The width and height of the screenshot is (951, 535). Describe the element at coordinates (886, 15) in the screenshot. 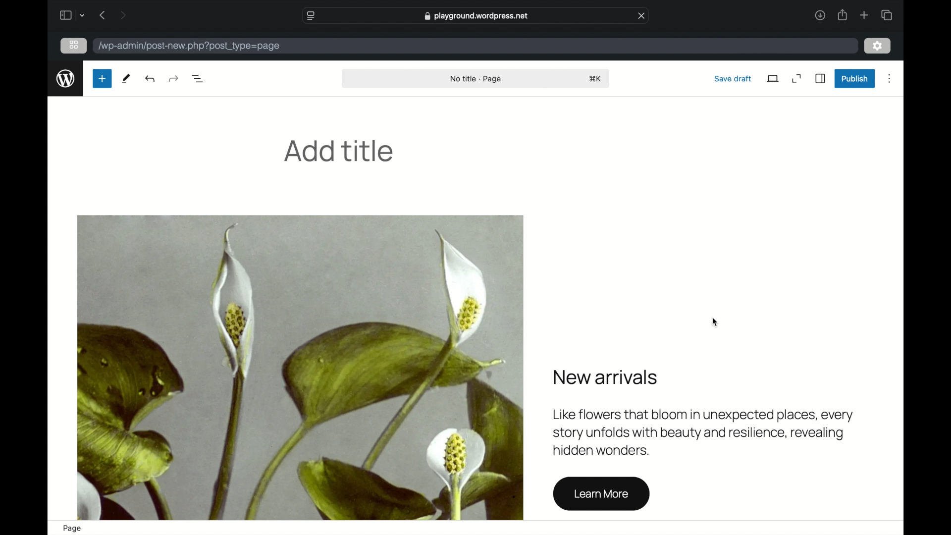

I see `show tab overview` at that location.